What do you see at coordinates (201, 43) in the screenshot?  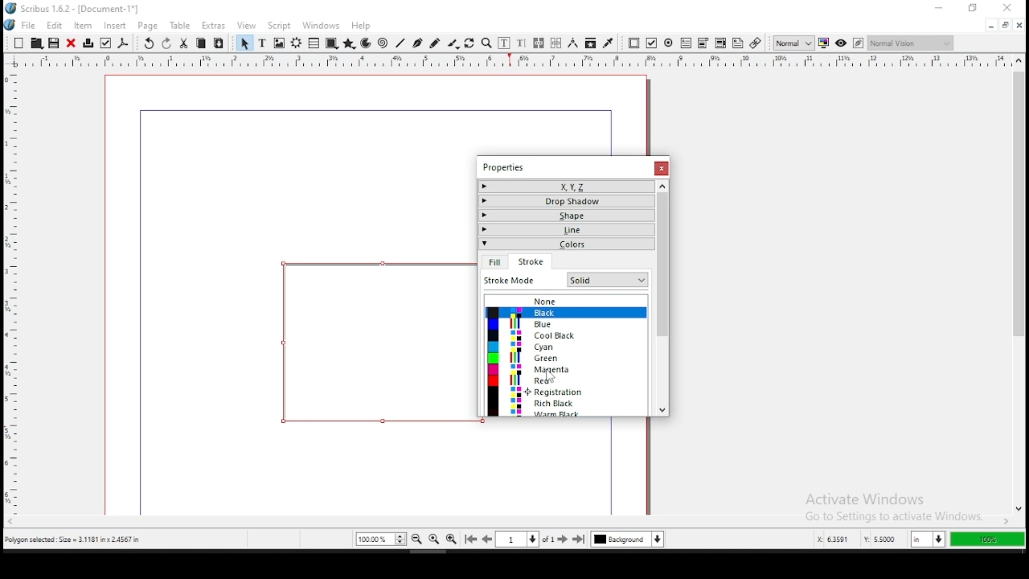 I see `copy` at bounding box center [201, 43].